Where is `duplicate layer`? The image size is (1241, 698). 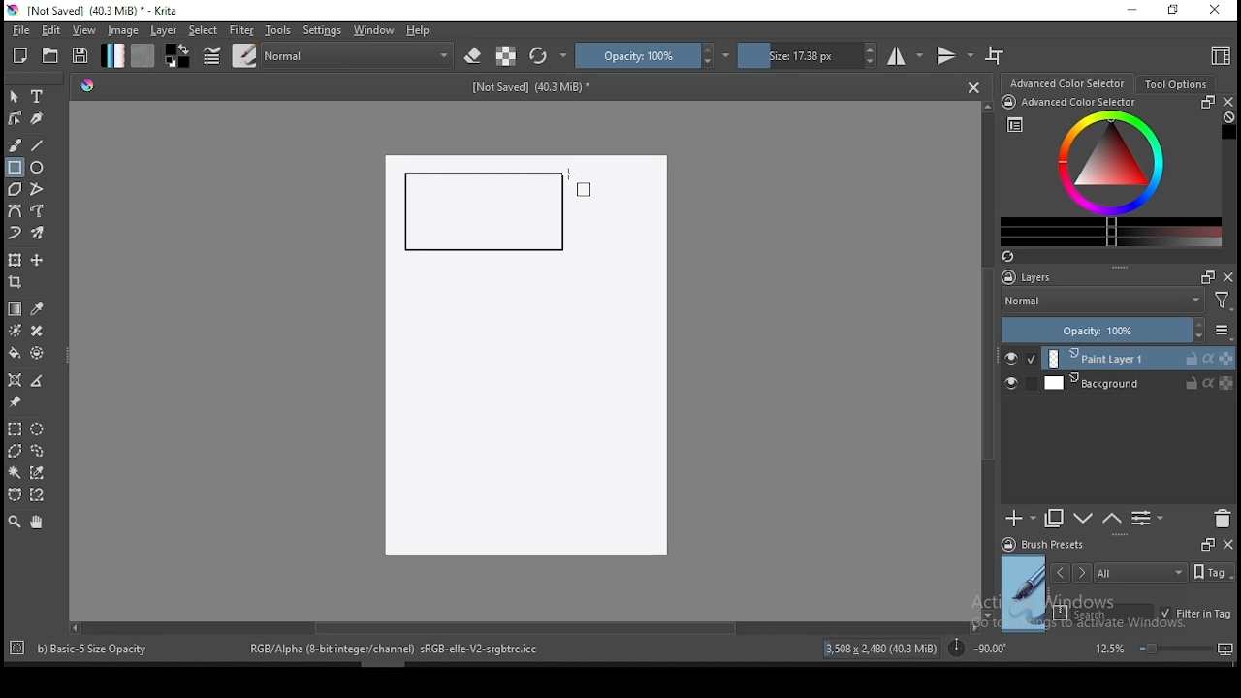 duplicate layer is located at coordinates (1055, 518).